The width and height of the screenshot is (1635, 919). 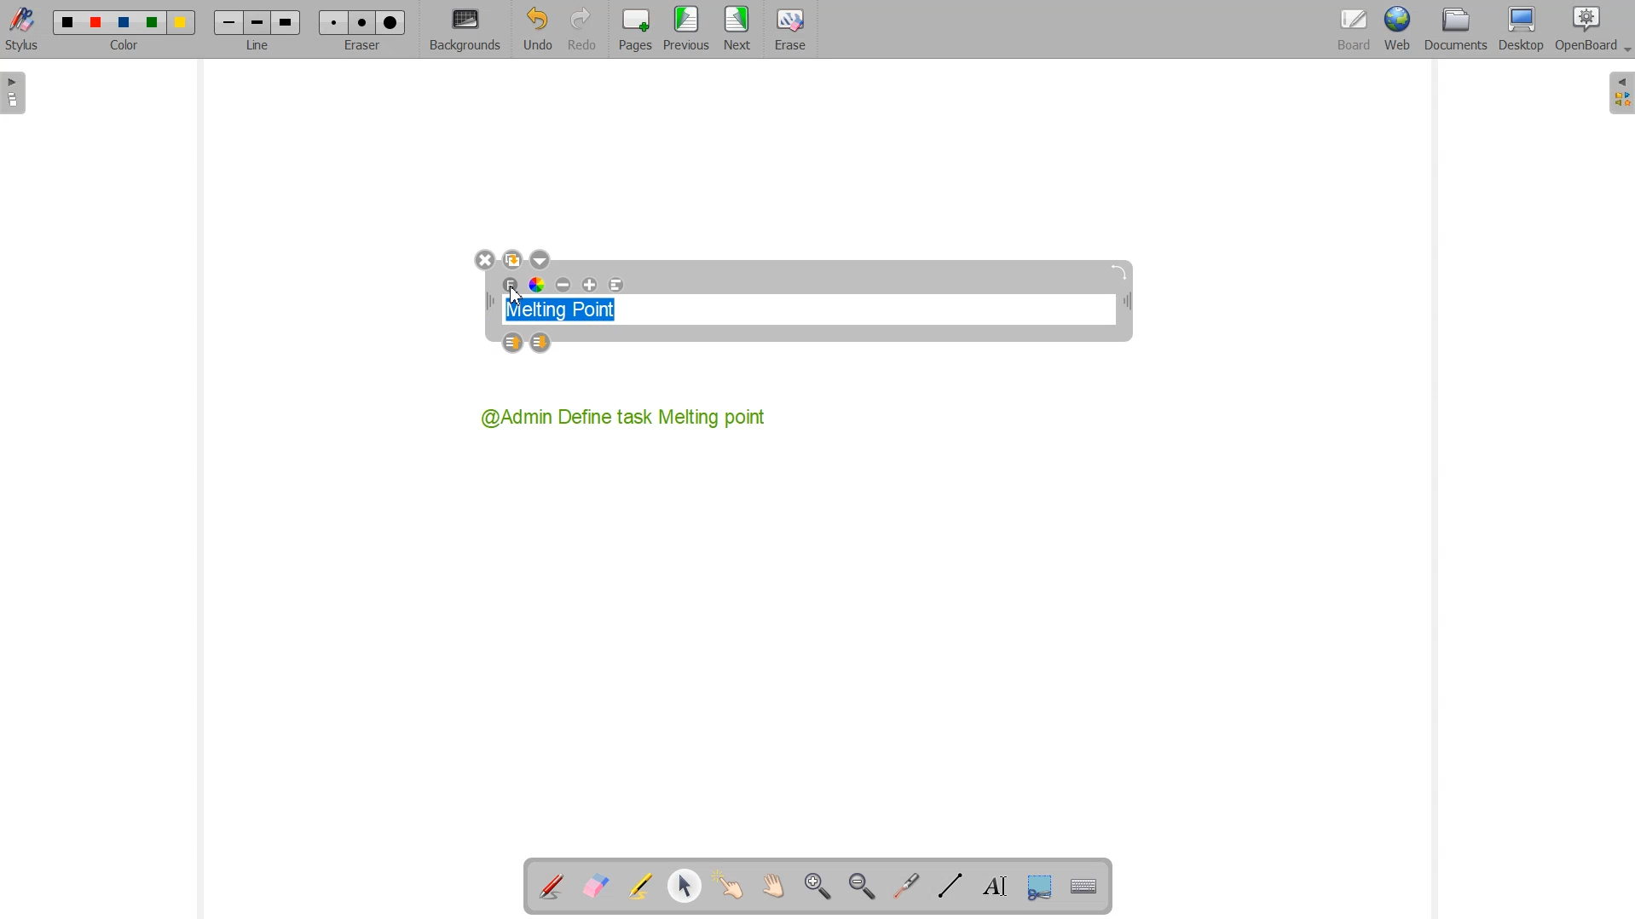 What do you see at coordinates (1081, 884) in the screenshot?
I see `Display virtual Keyboard` at bounding box center [1081, 884].